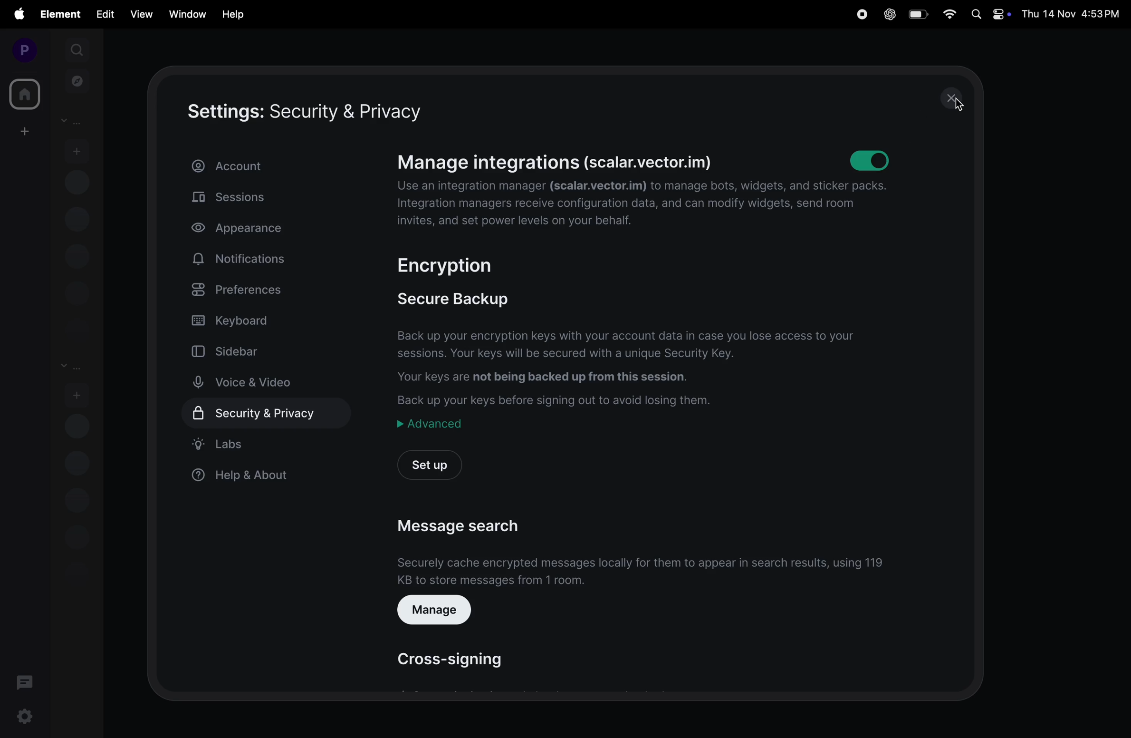 This screenshot has width=1131, height=738. I want to click on secure backup, so click(460, 298).